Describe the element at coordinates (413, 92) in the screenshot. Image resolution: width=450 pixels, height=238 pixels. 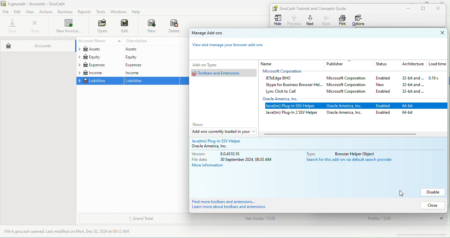
I see `32 bit and` at that location.